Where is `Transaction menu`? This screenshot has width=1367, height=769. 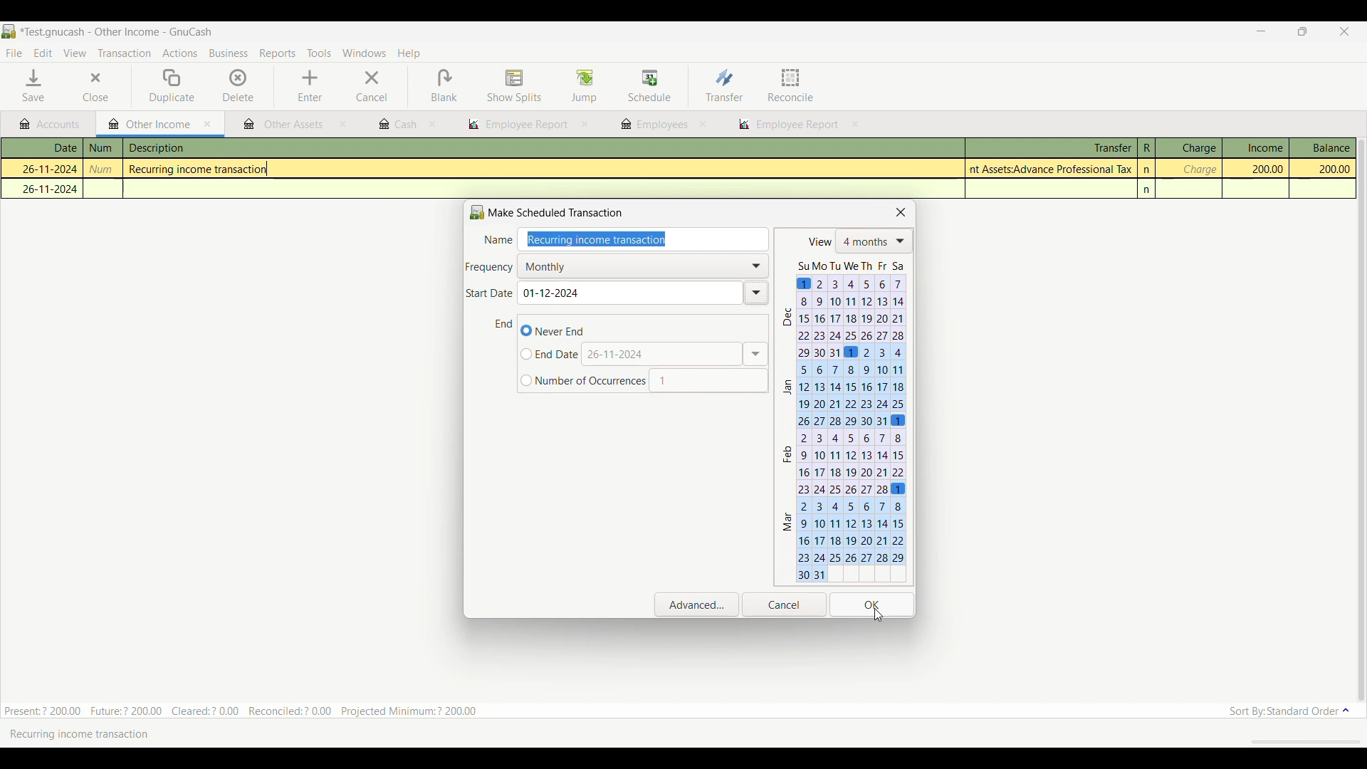
Transaction menu is located at coordinates (124, 53).